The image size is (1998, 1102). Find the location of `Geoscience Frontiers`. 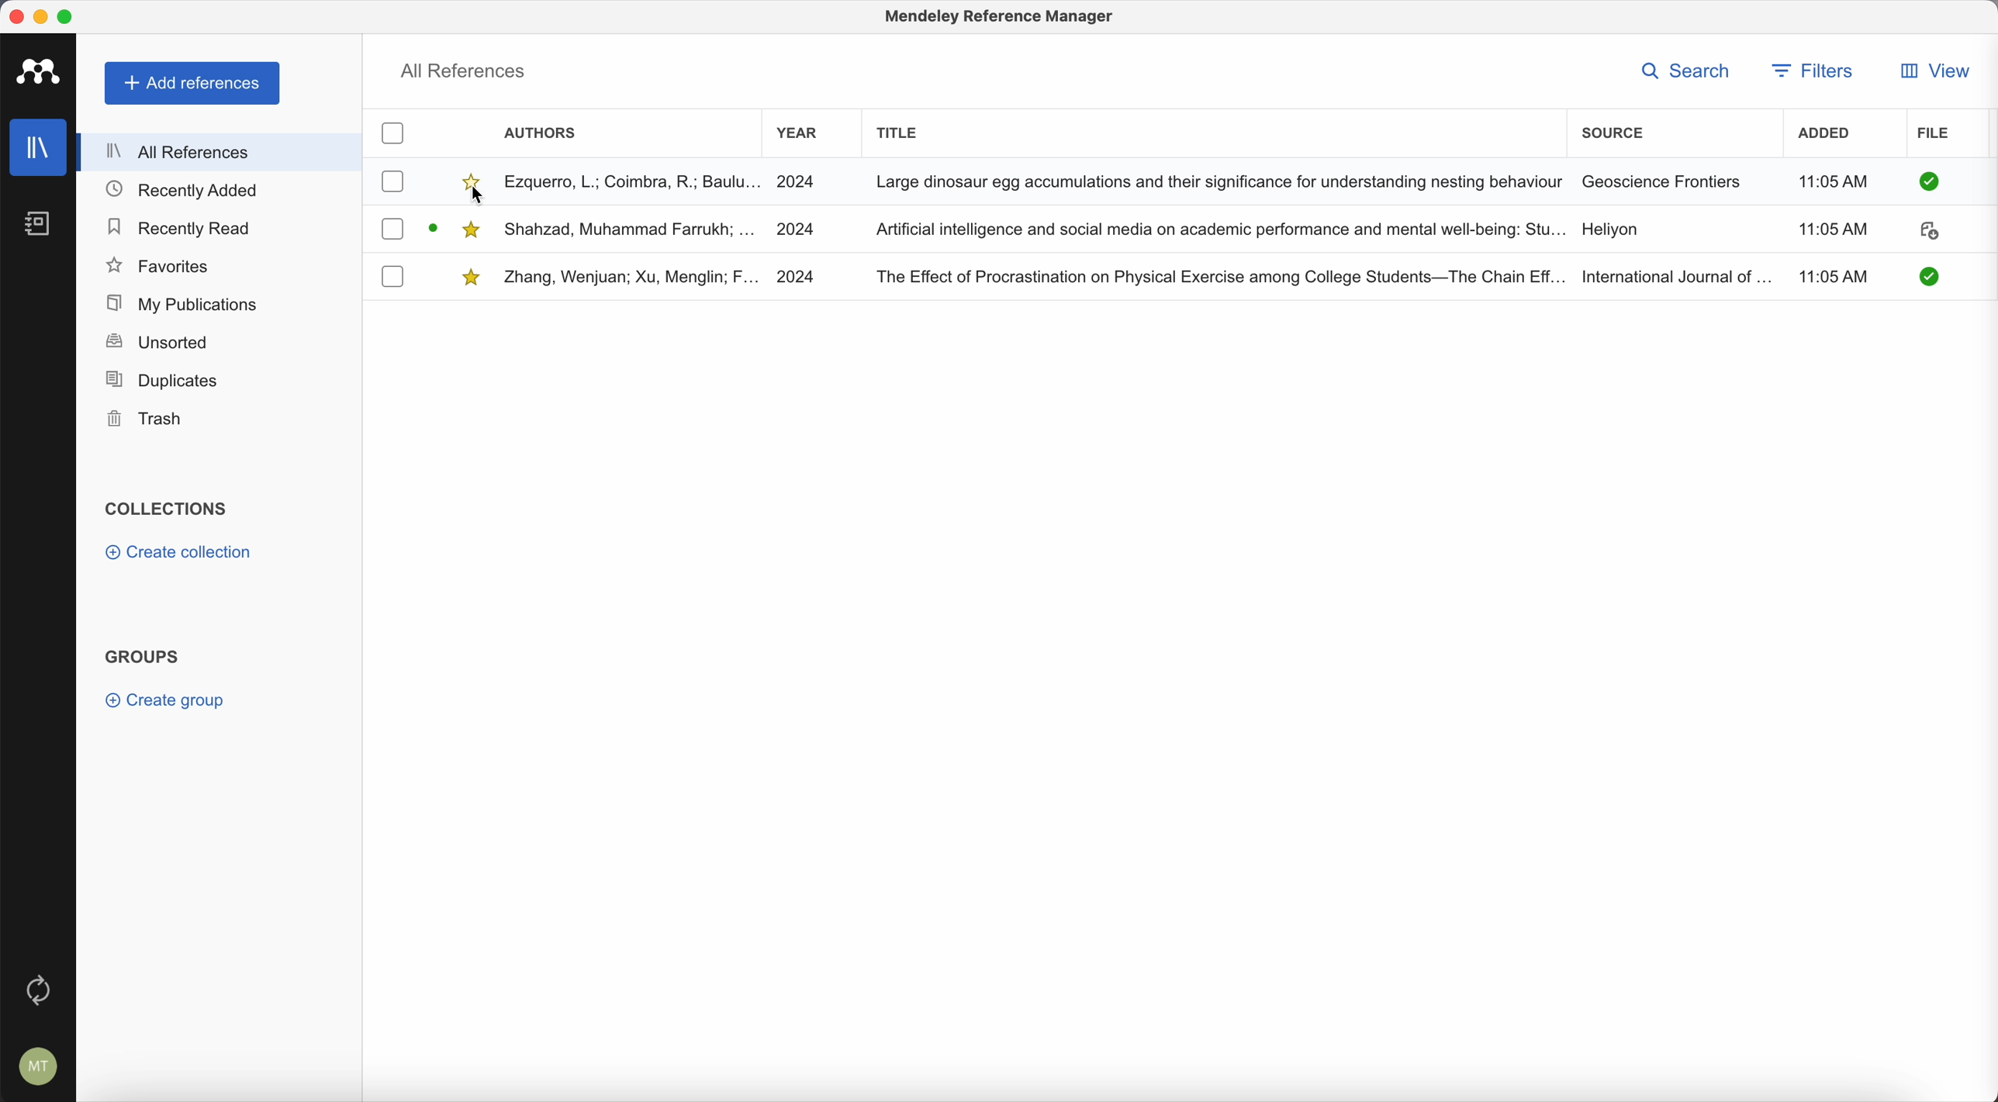

Geoscience Frontiers is located at coordinates (1662, 181).